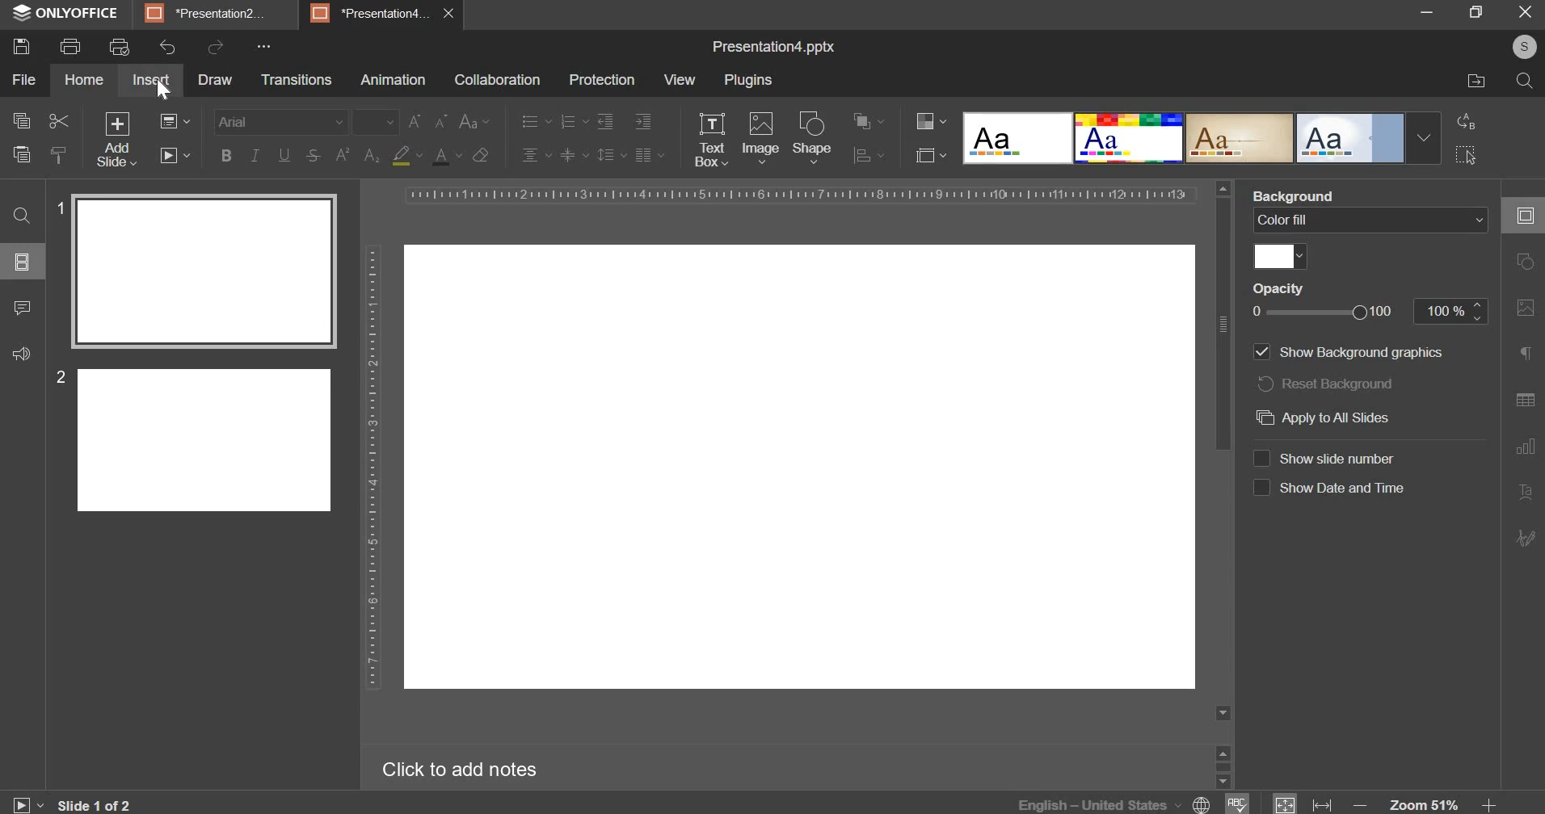 This screenshot has height=814, width=1545. What do you see at coordinates (449, 157) in the screenshot?
I see `text color` at bounding box center [449, 157].